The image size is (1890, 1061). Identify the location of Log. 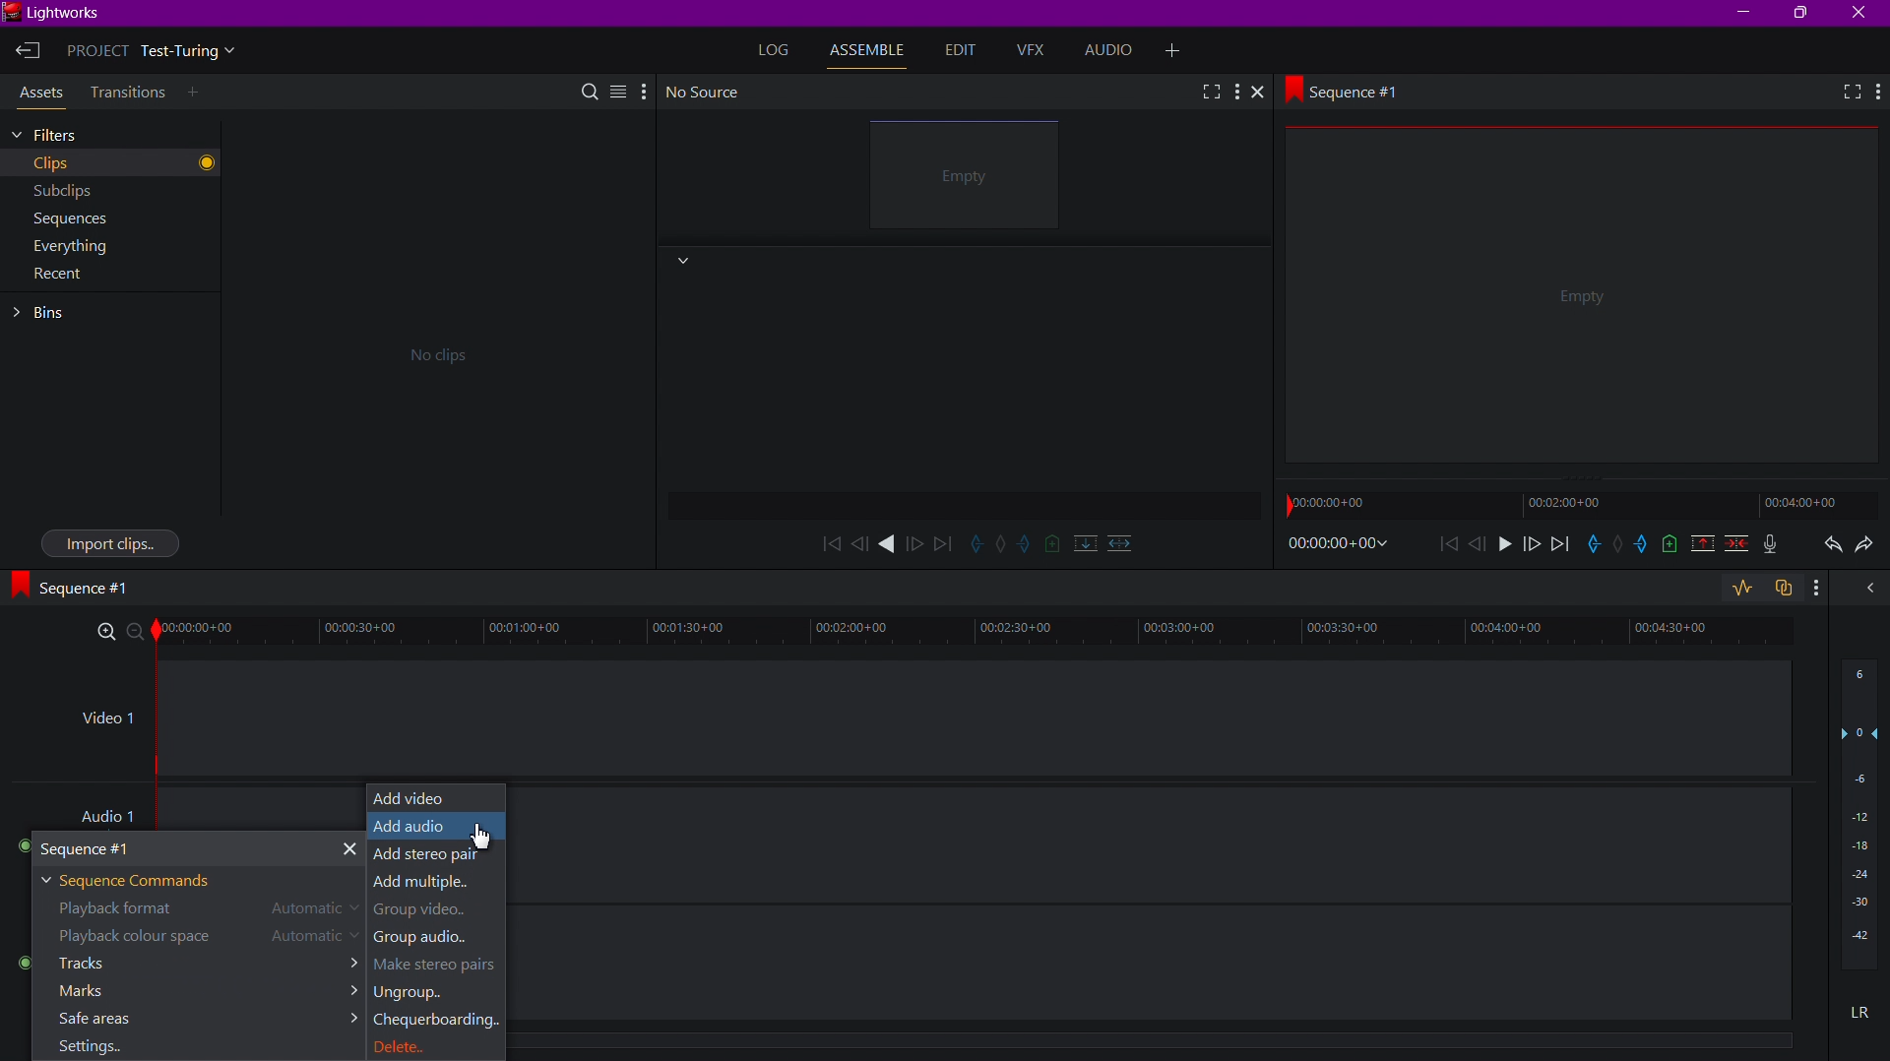
(776, 49).